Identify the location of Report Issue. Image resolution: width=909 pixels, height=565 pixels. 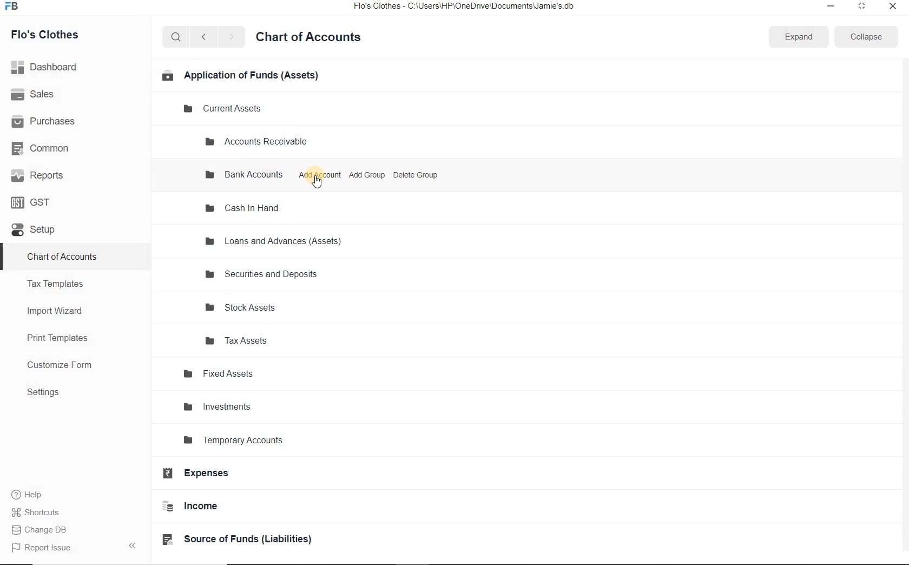
(41, 548).